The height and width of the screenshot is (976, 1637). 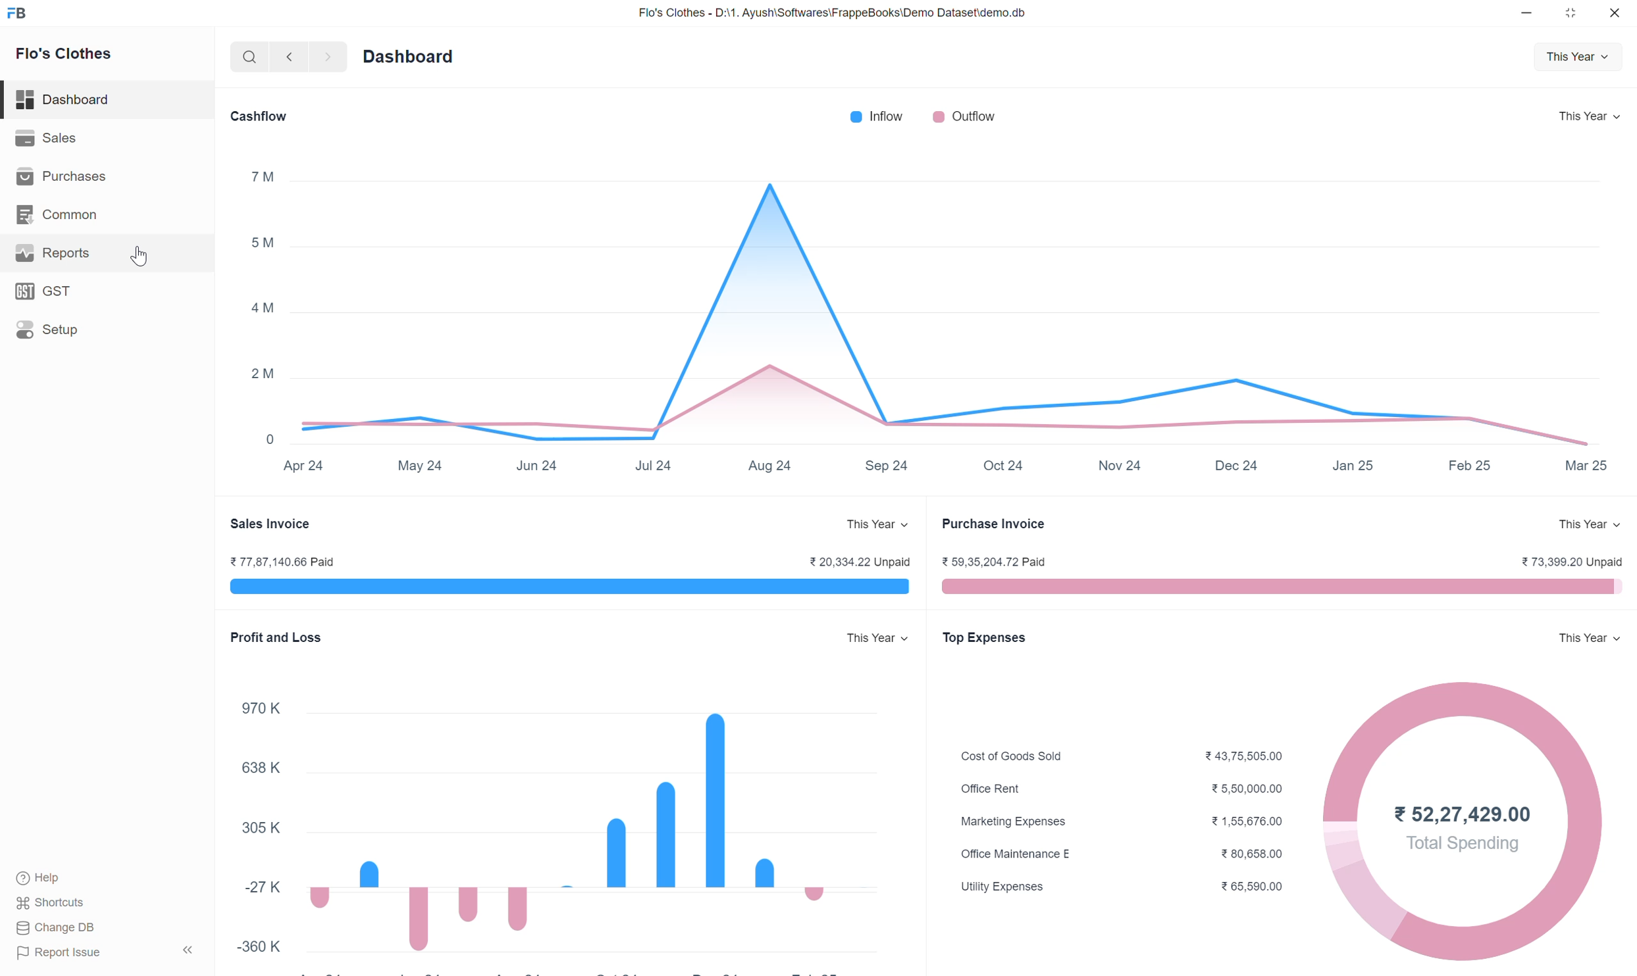 What do you see at coordinates (1126, 890) in the screenshot?
I see `Utility Expenses ¥65,590.00` at bounding box center [1126, 890].